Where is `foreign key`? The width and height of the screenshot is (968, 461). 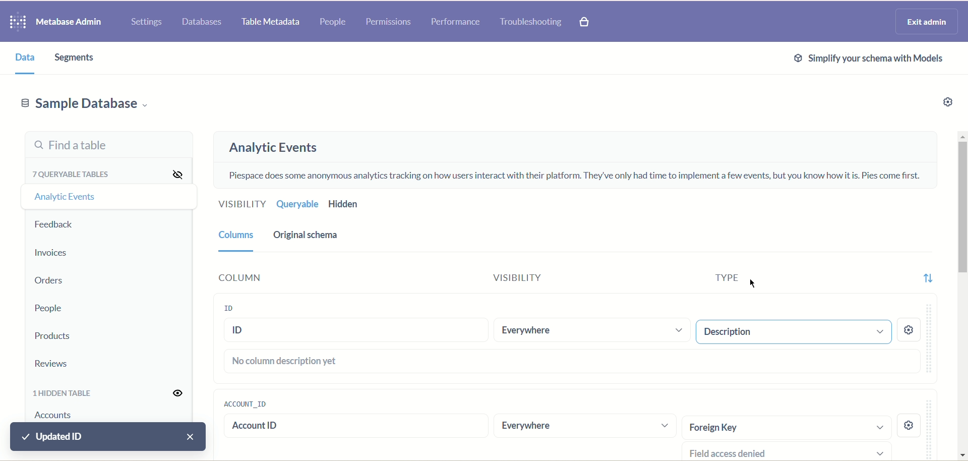 foreign key is located at coordinates (785, 427).